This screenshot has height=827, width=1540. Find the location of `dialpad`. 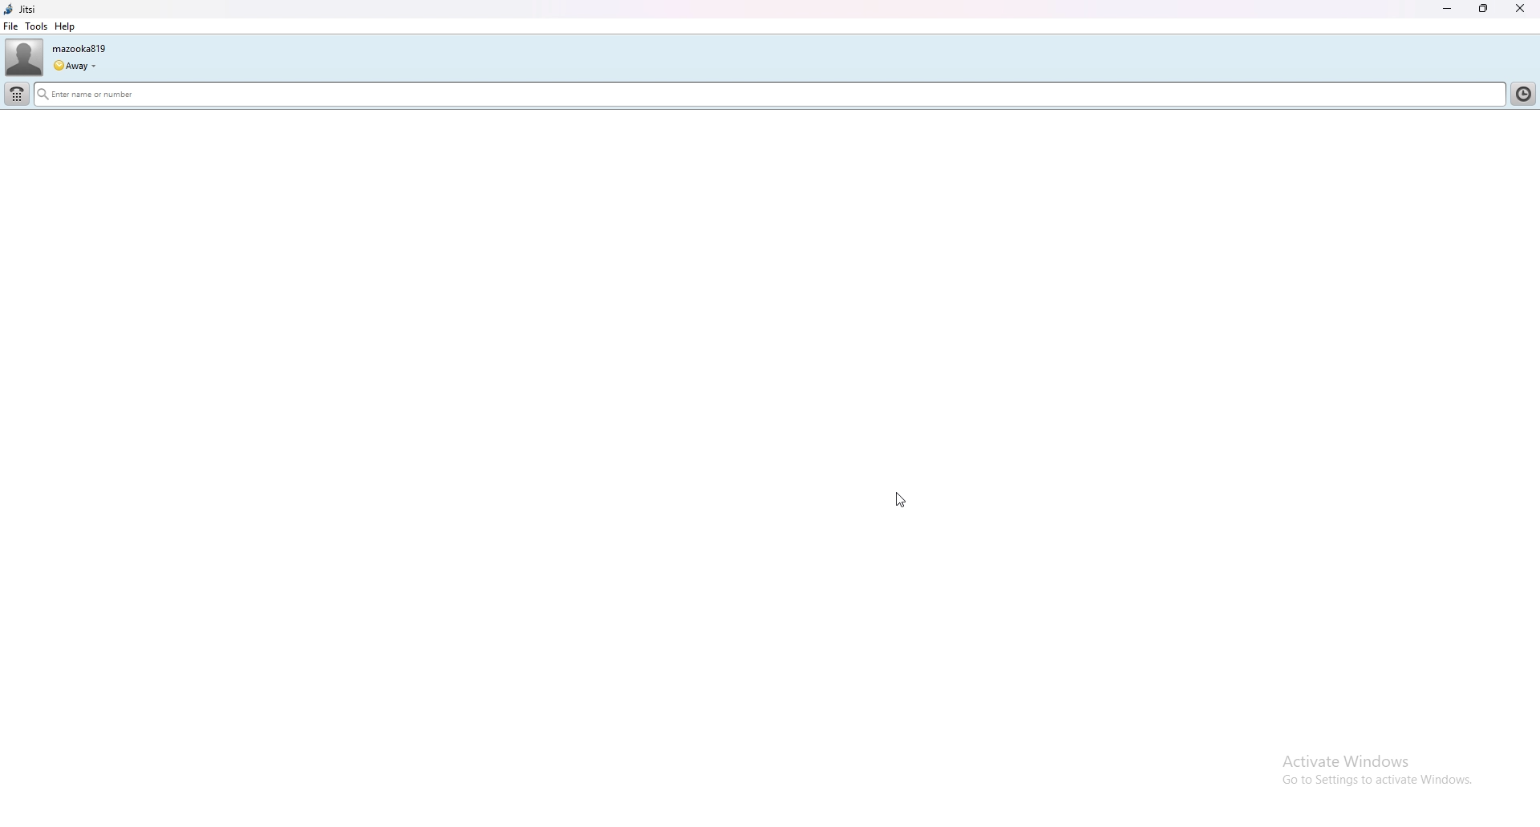

dialpad is located at coordinates (18, 95).